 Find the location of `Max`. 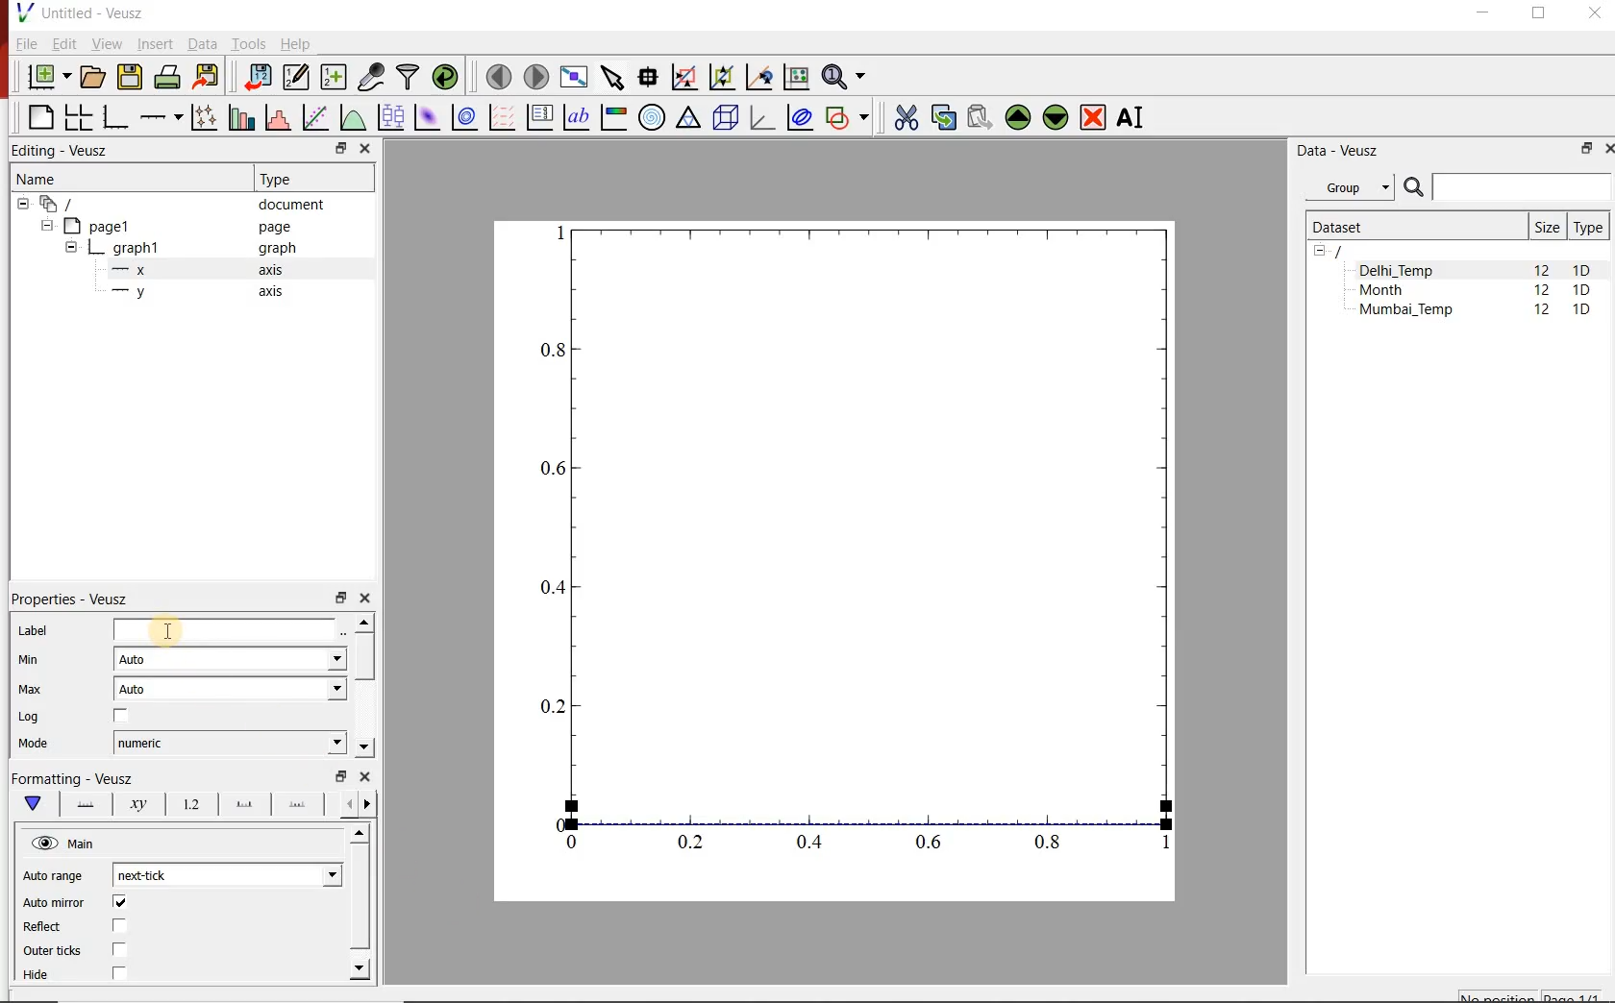

Max is located at coordinates (31, 689).